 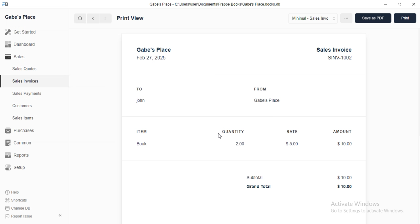 What do you see at coordinates (154, 50) in the screenshot?
I see `gabe's place` at bounding box center [154, 50].